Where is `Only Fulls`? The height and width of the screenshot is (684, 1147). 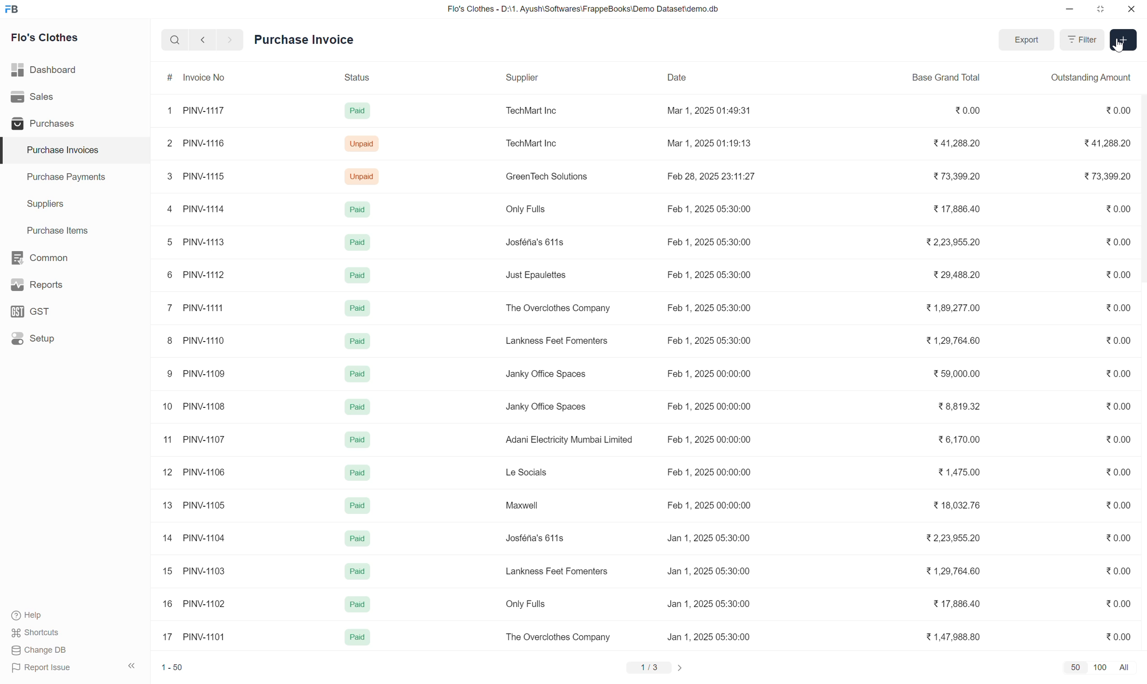 Only Fulls is located at coordinates (526, 209).